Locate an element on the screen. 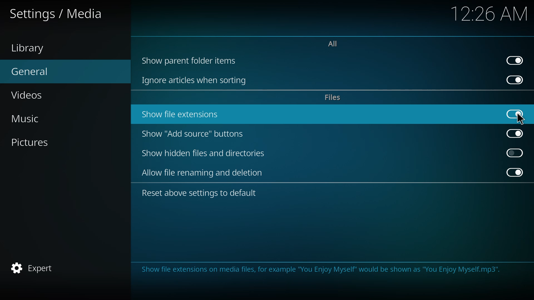 The width and height of the screenshot is (534, 300). music is located at coordinates (30, 119).